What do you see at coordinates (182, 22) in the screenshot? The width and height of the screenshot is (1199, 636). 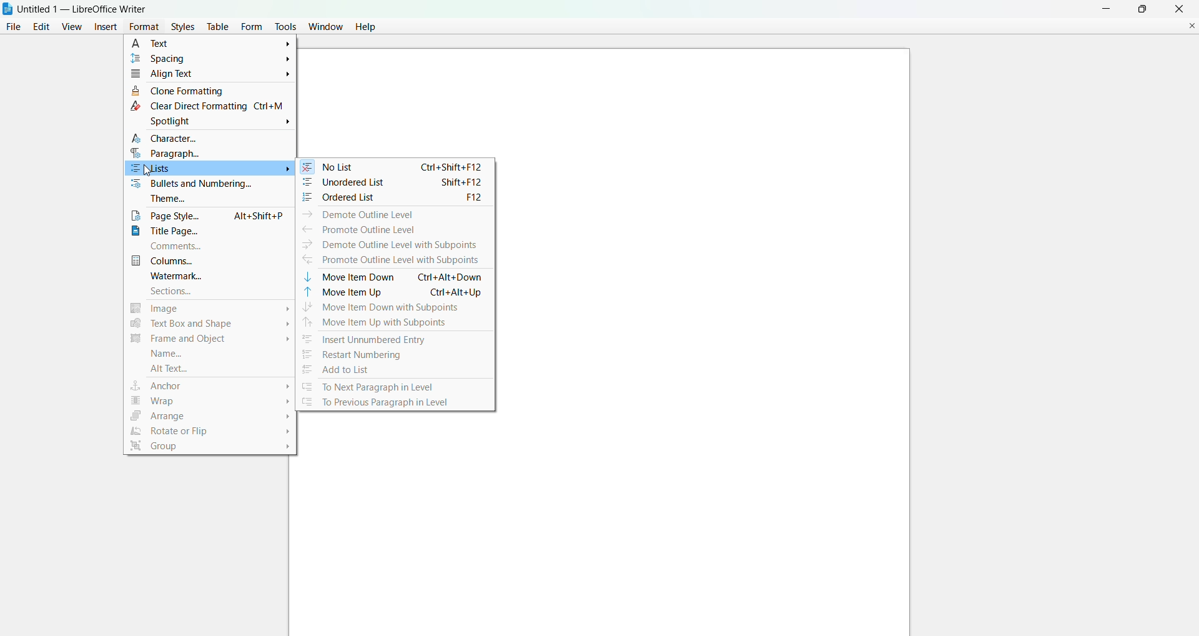 I see `styles` at bounding box center [182, 22].